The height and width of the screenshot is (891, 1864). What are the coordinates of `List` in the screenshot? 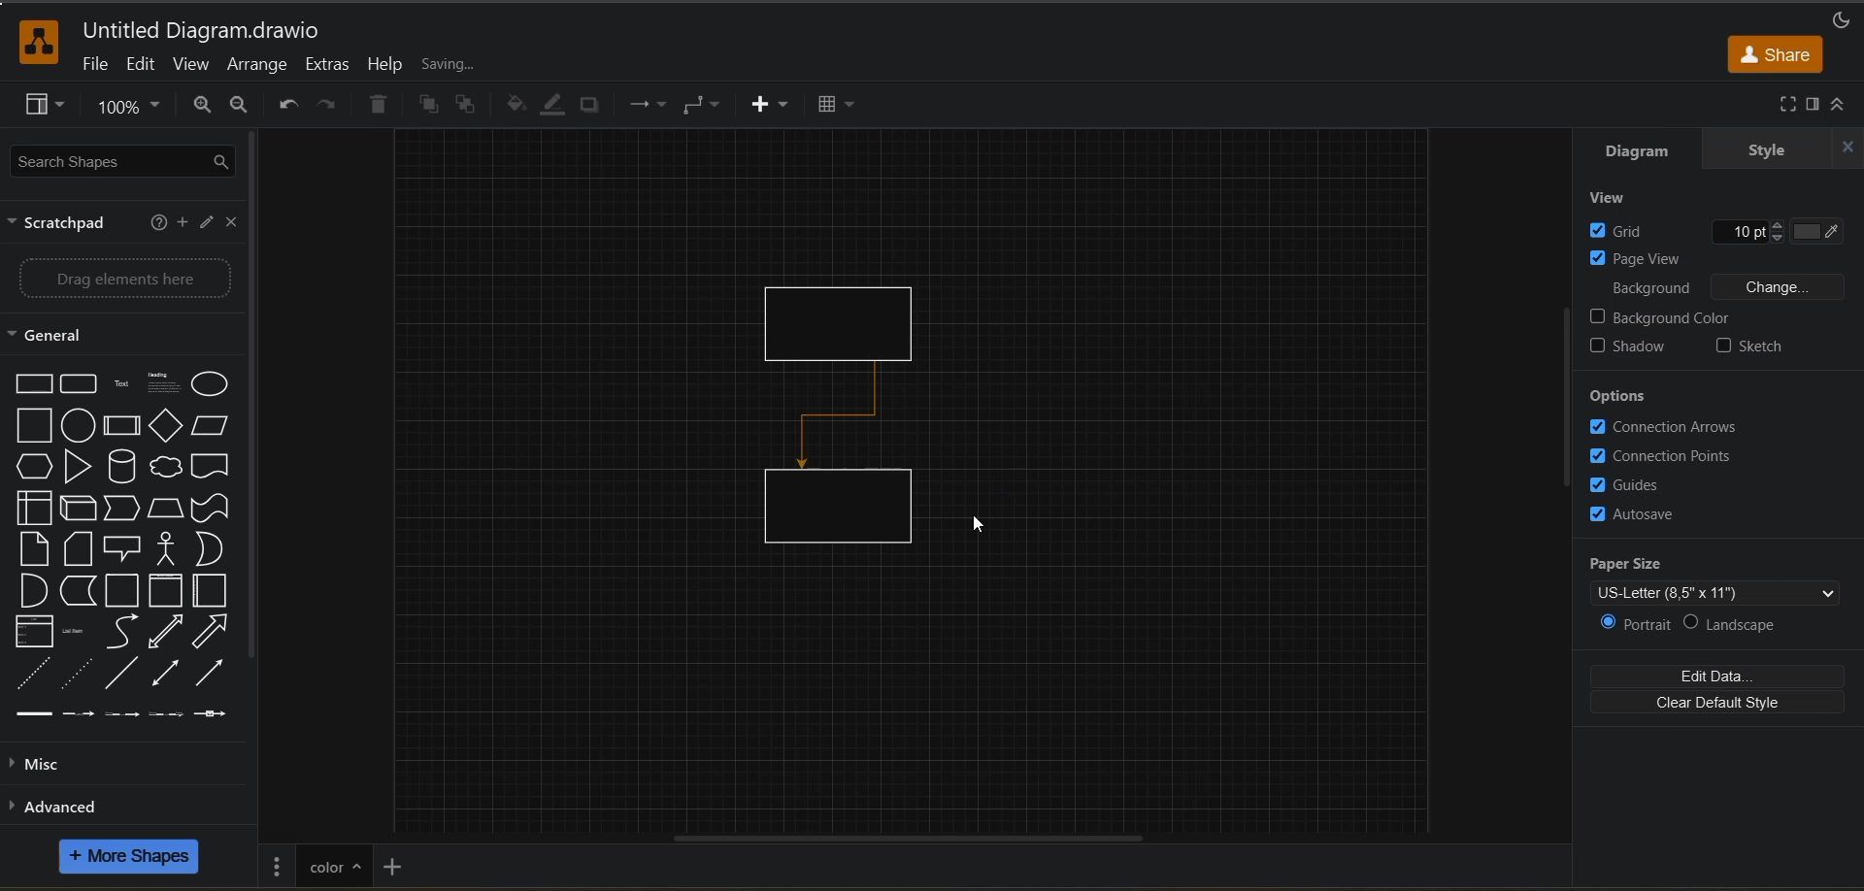 It's located at (33, 632).